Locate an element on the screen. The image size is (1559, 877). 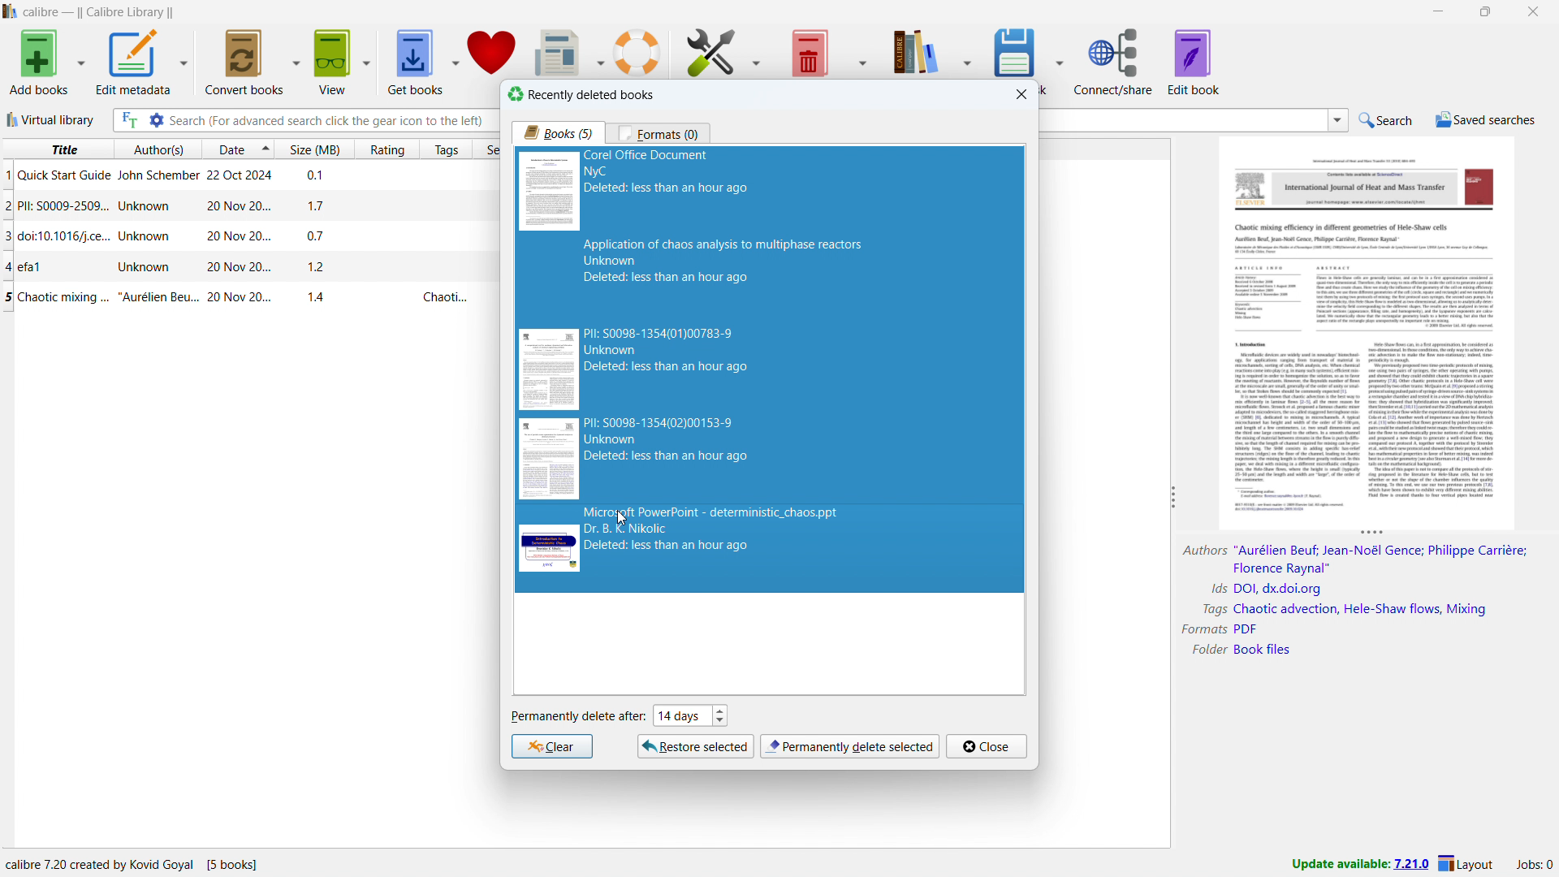
get books options is located at coordinates (454, 61).